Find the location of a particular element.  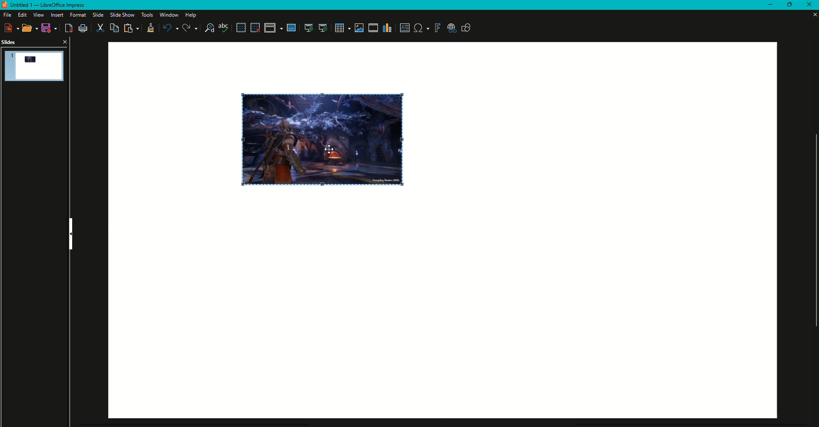

Close is located at coordinates (64, 41).